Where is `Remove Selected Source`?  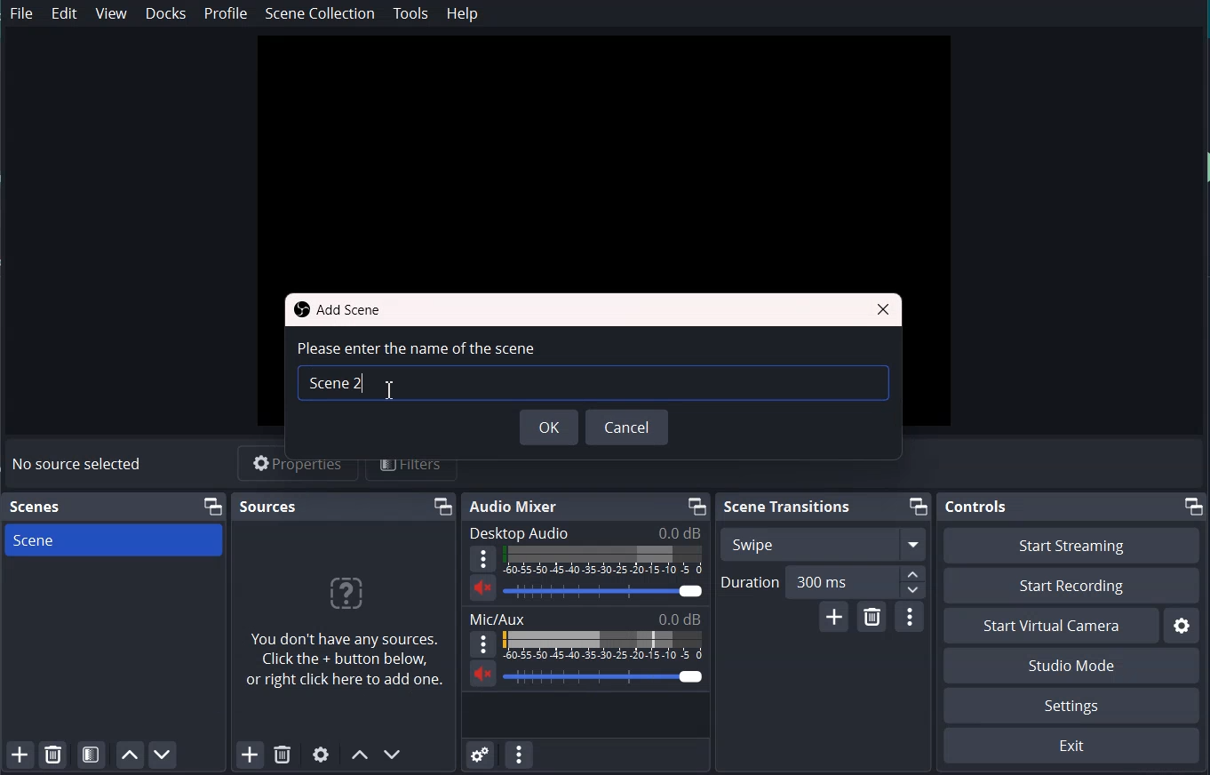
Remove Selected Source is located at coordinates (282, 755).